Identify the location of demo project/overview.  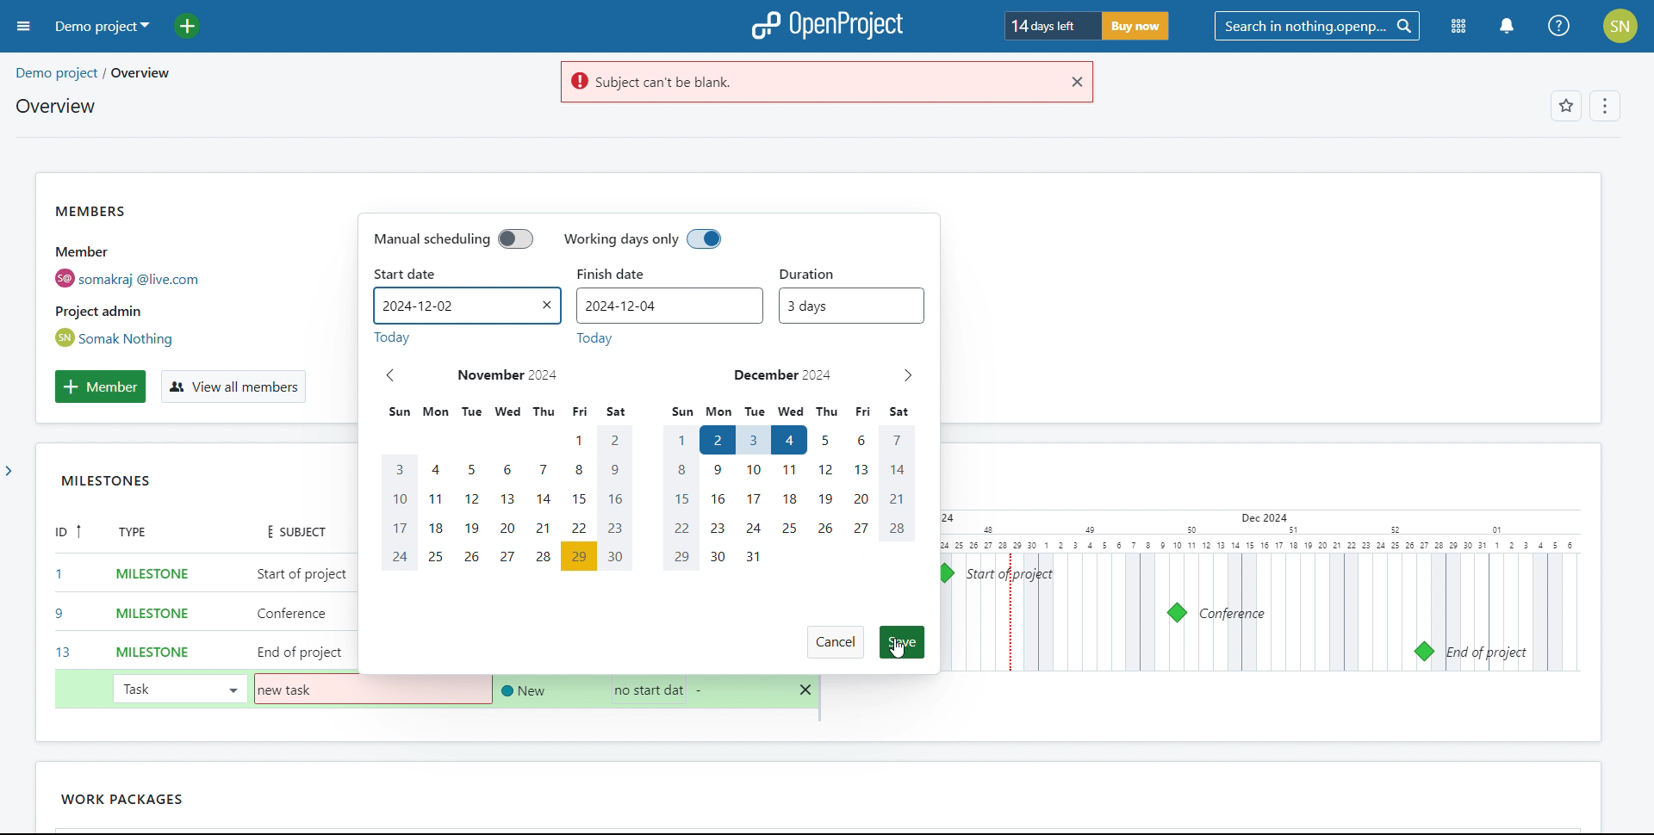
(92, 73).